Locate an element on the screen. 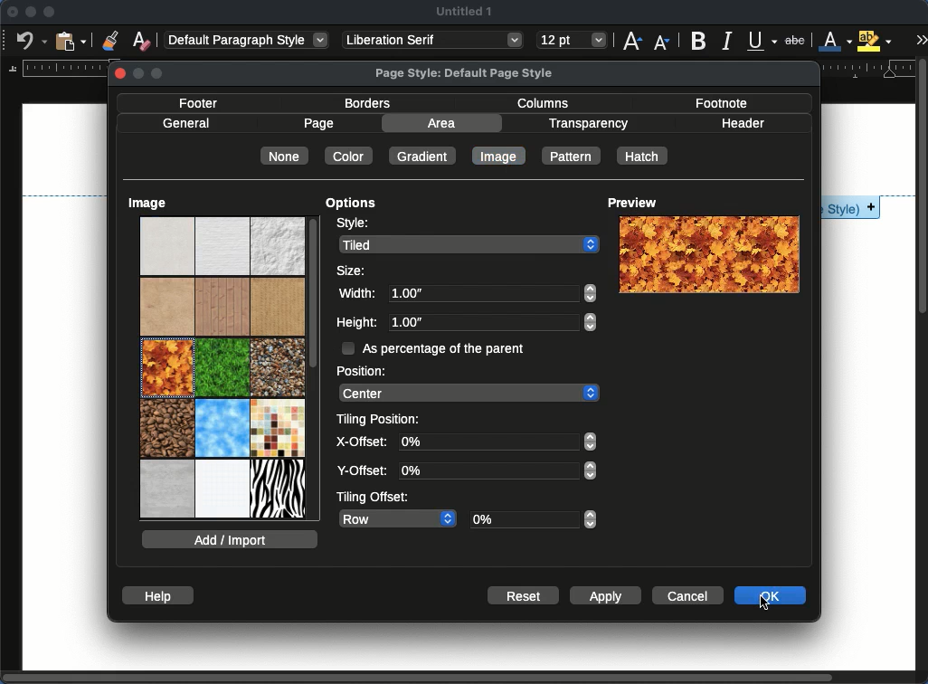 This screenshot has width=928, height=684. preview is located at coordinates (635, 203).